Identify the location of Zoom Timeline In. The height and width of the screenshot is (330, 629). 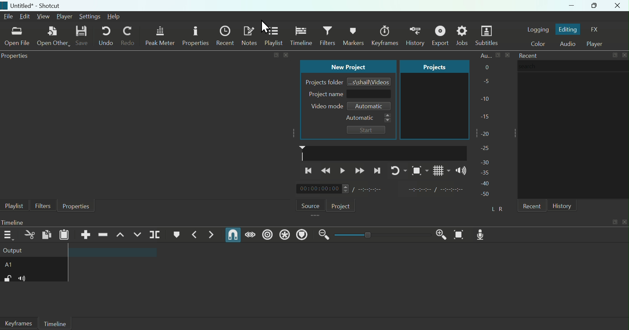
(440, 234).